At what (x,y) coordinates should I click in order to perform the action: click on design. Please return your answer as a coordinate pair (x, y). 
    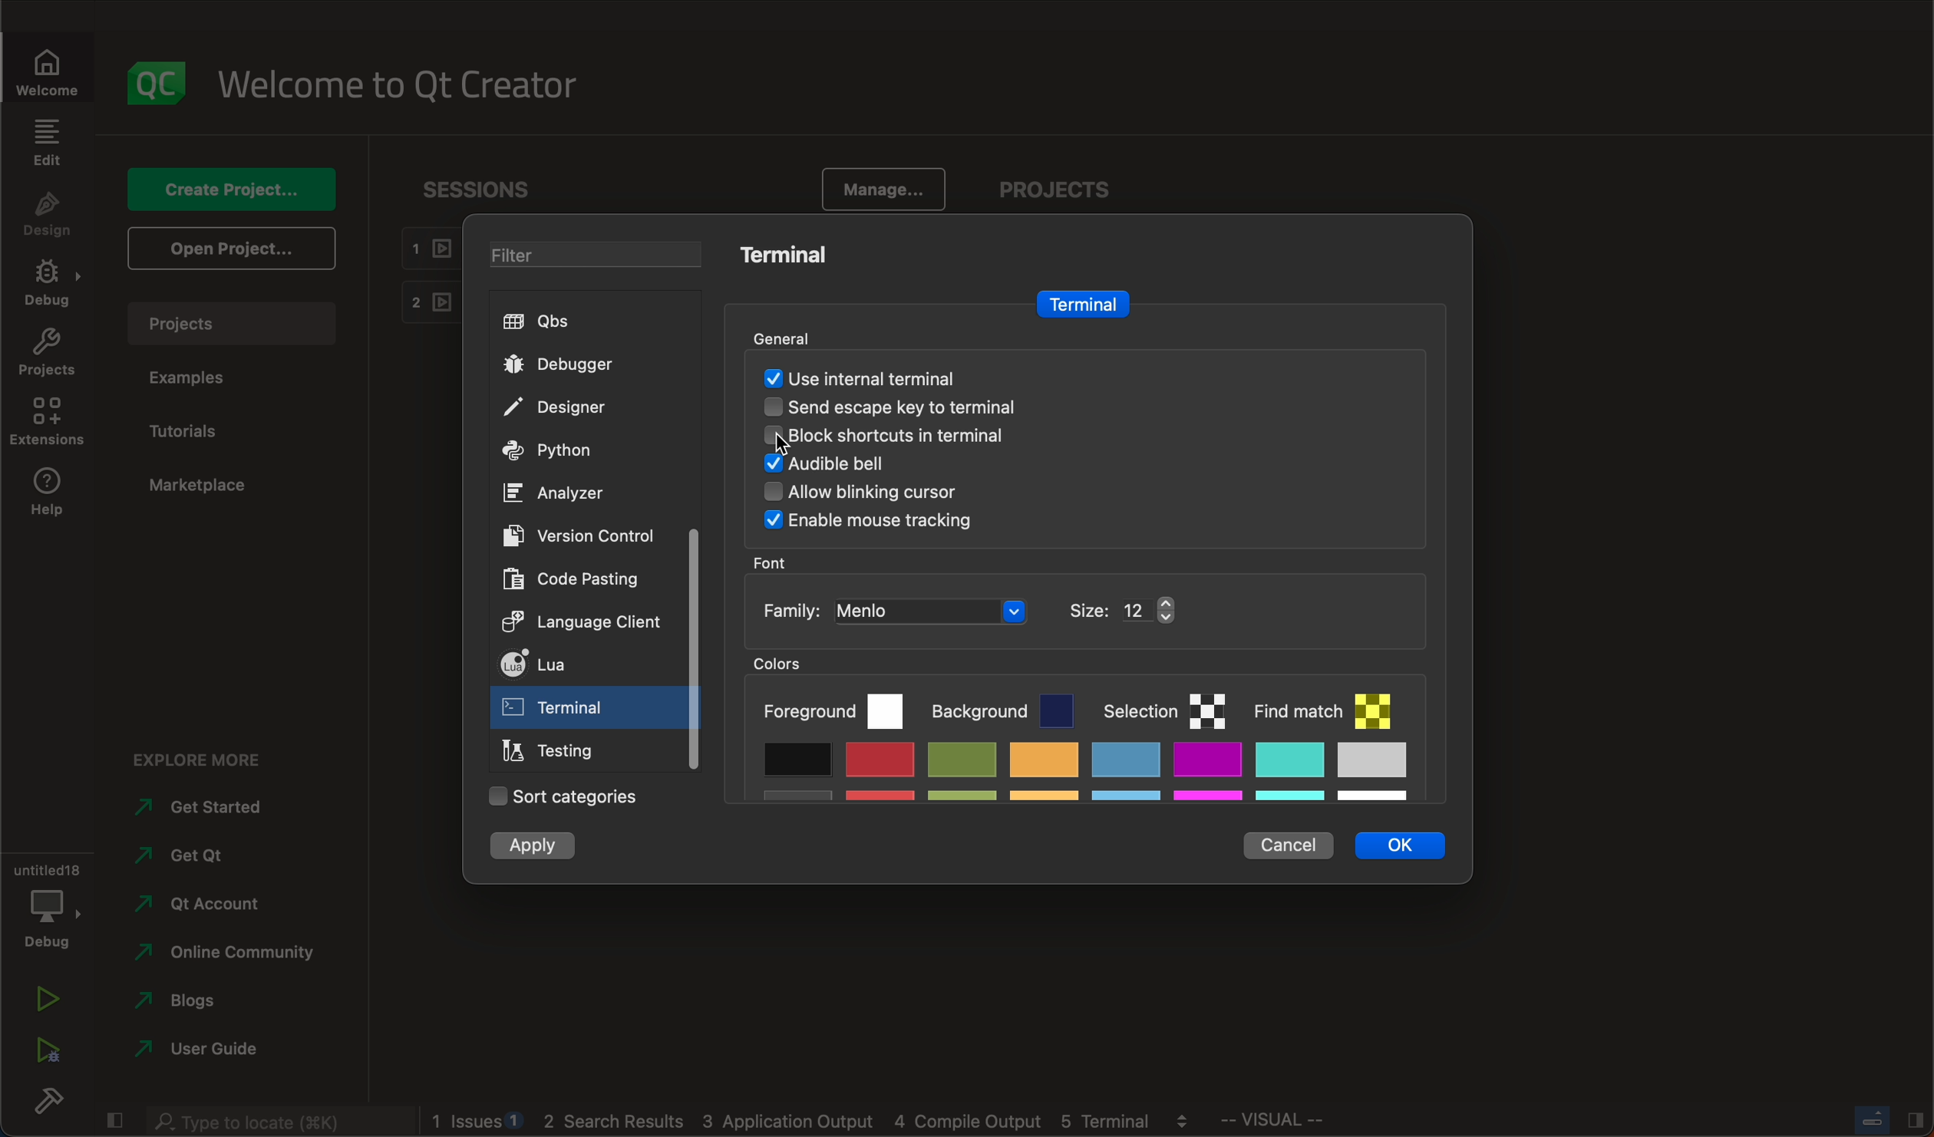
    Looking at the image, I should click on (51, 214).